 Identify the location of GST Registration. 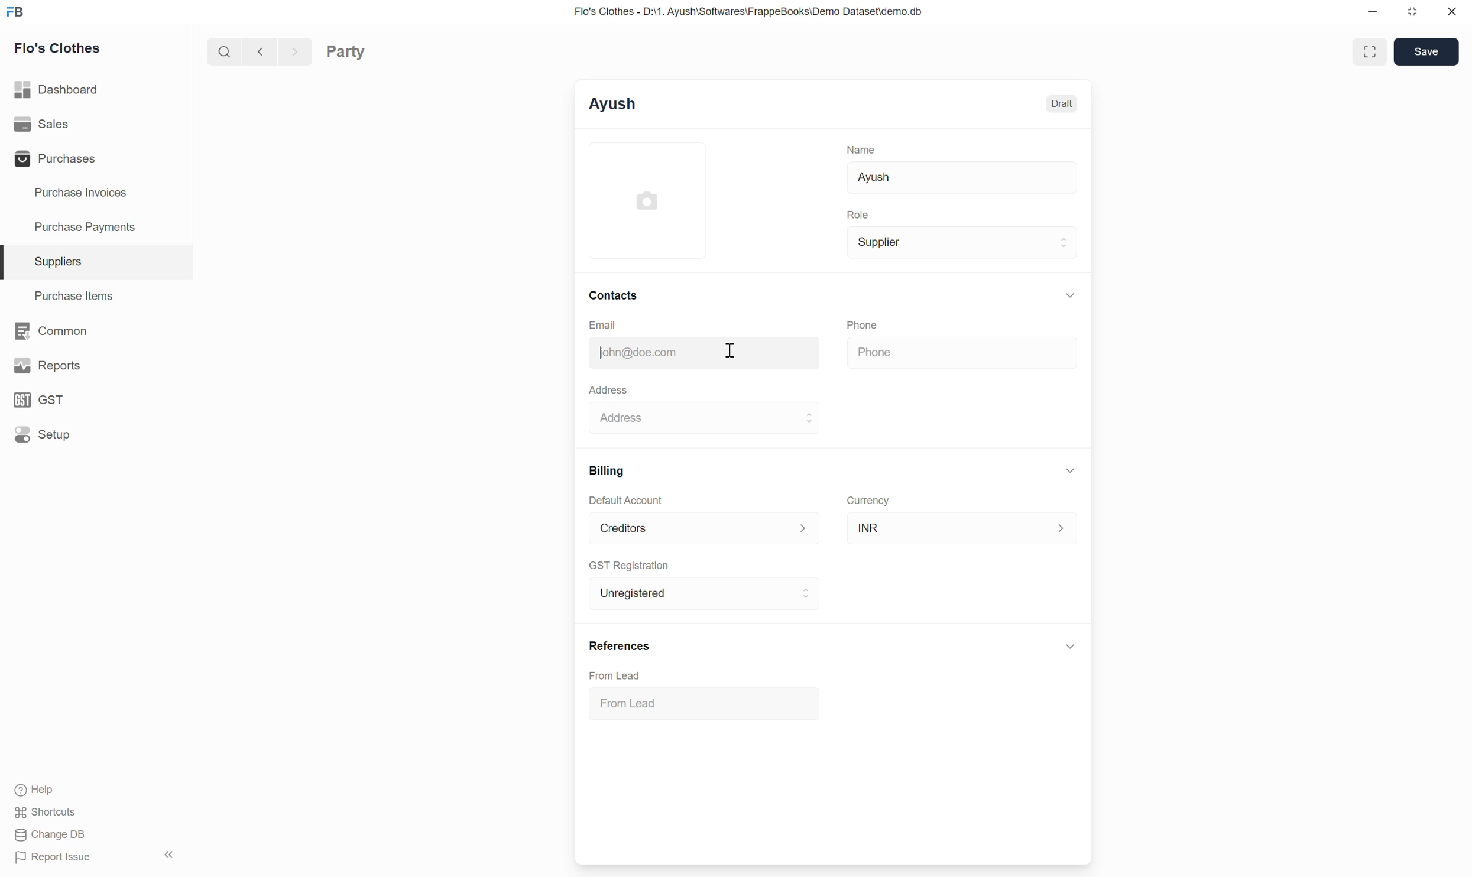
(629, 566).